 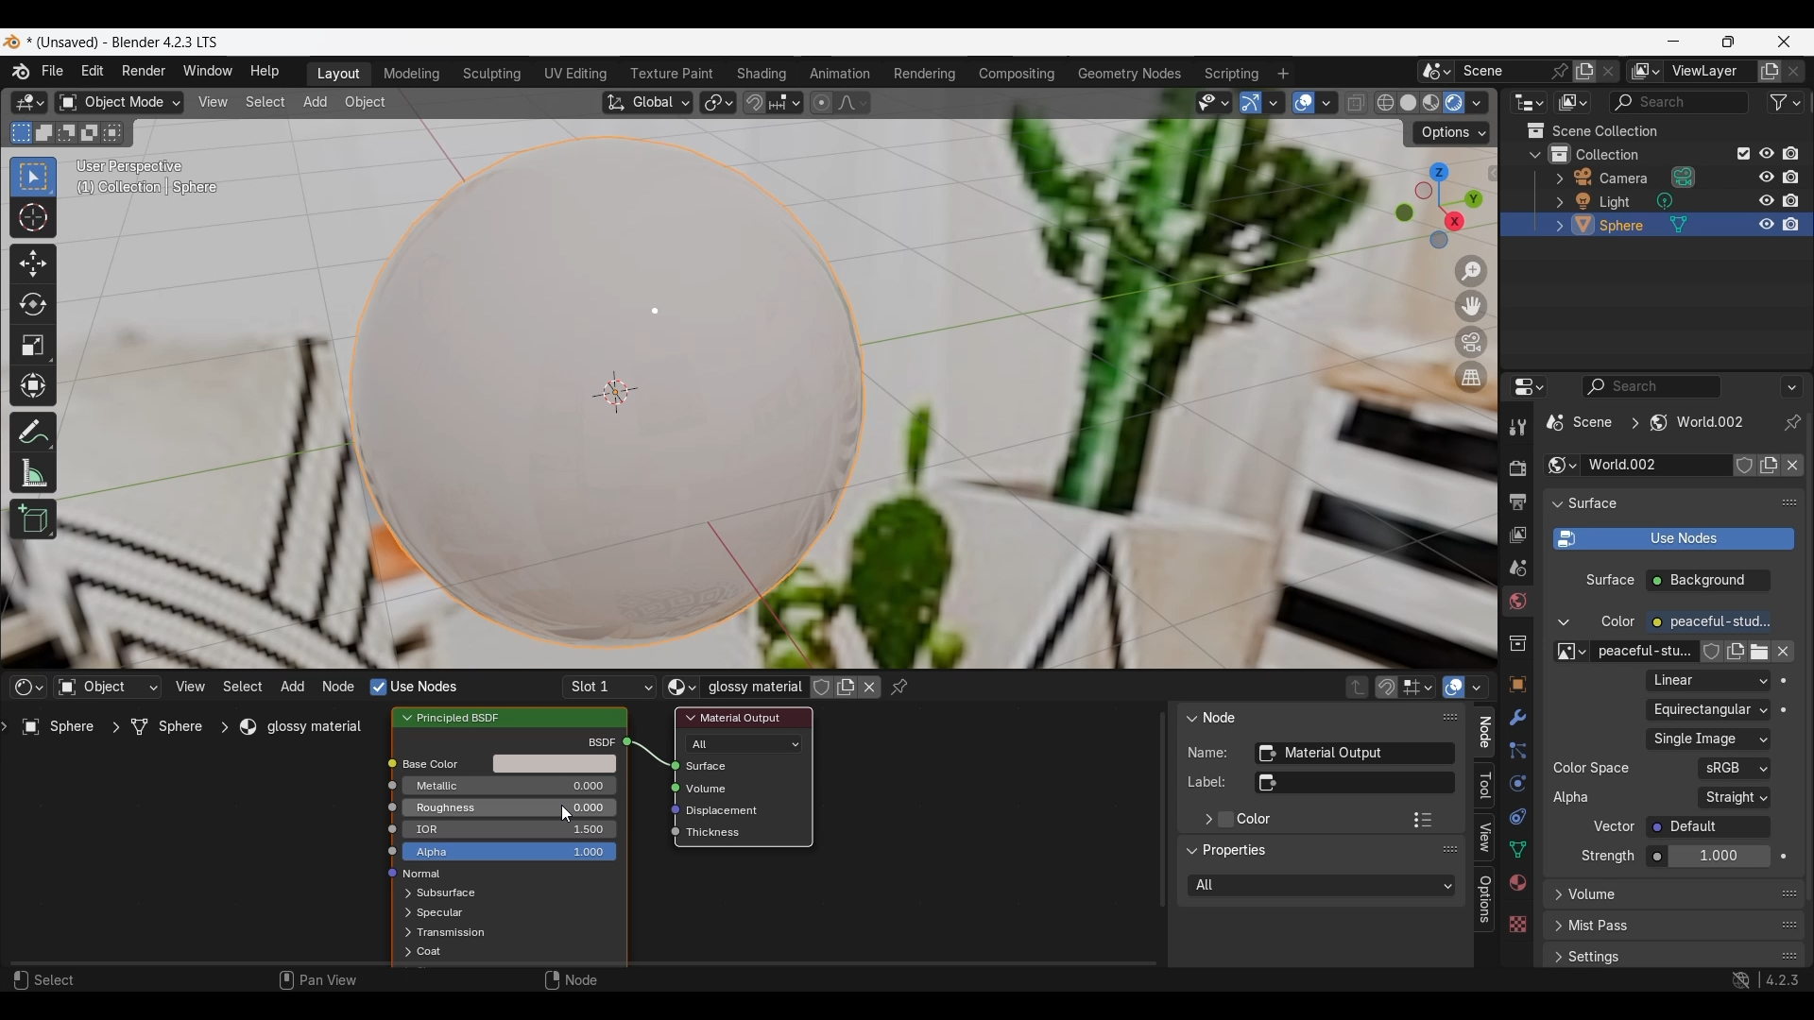 I want to click on Renderer and viewport shading types to use the shader for, so click(x=744, y=743).